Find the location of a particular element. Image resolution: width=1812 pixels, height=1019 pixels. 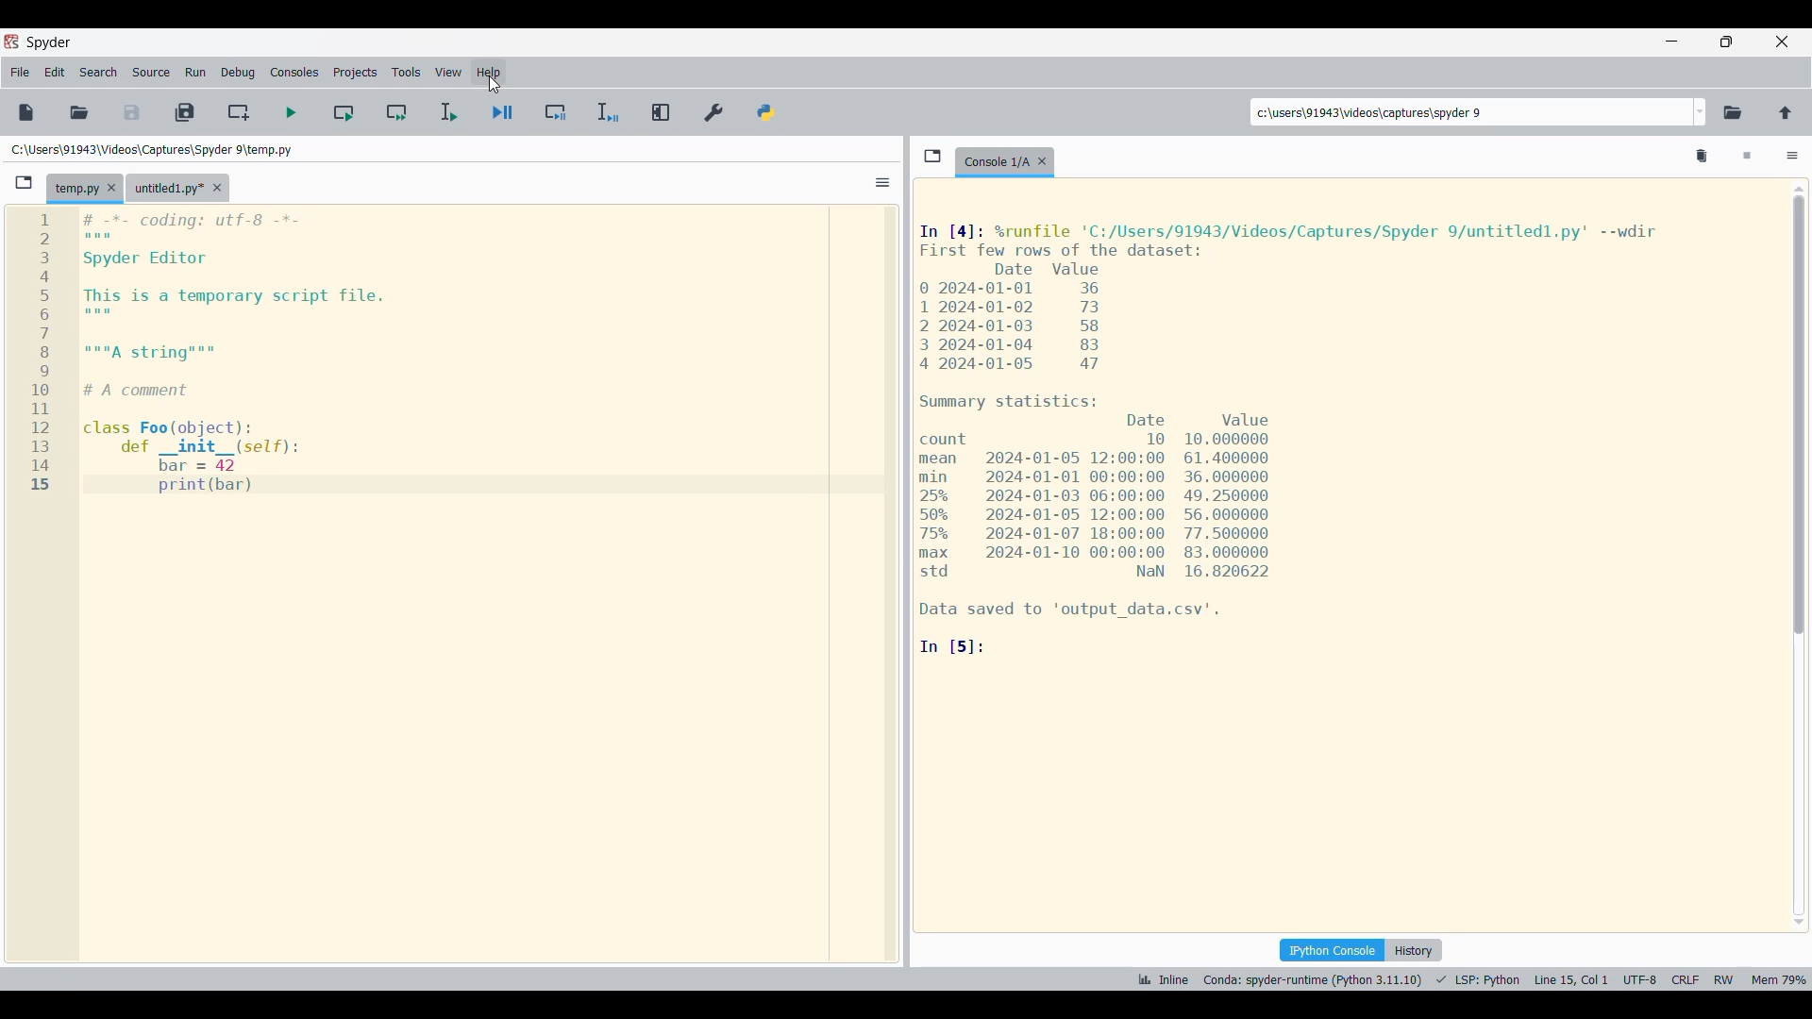

View menu  is located at coordinates (447, 72).